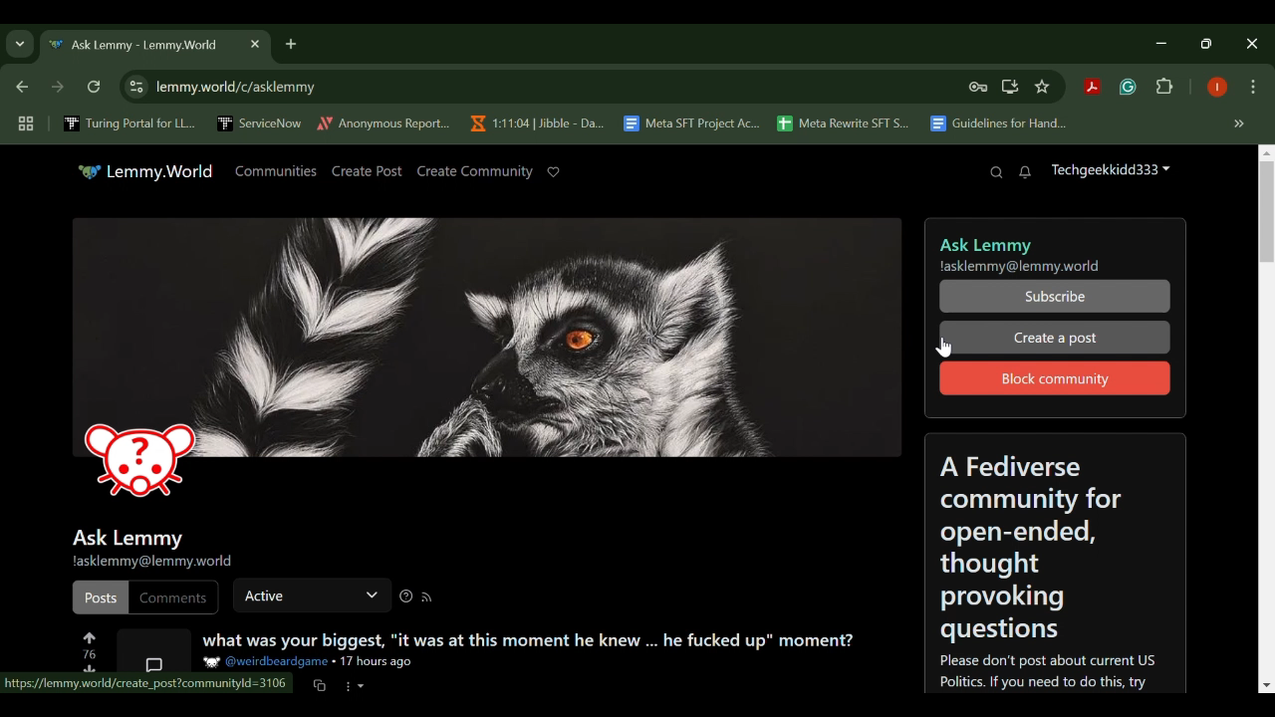  Describe the element at coordinates (1165, 43) in the screenshot. I see `Restore Down` at that location.